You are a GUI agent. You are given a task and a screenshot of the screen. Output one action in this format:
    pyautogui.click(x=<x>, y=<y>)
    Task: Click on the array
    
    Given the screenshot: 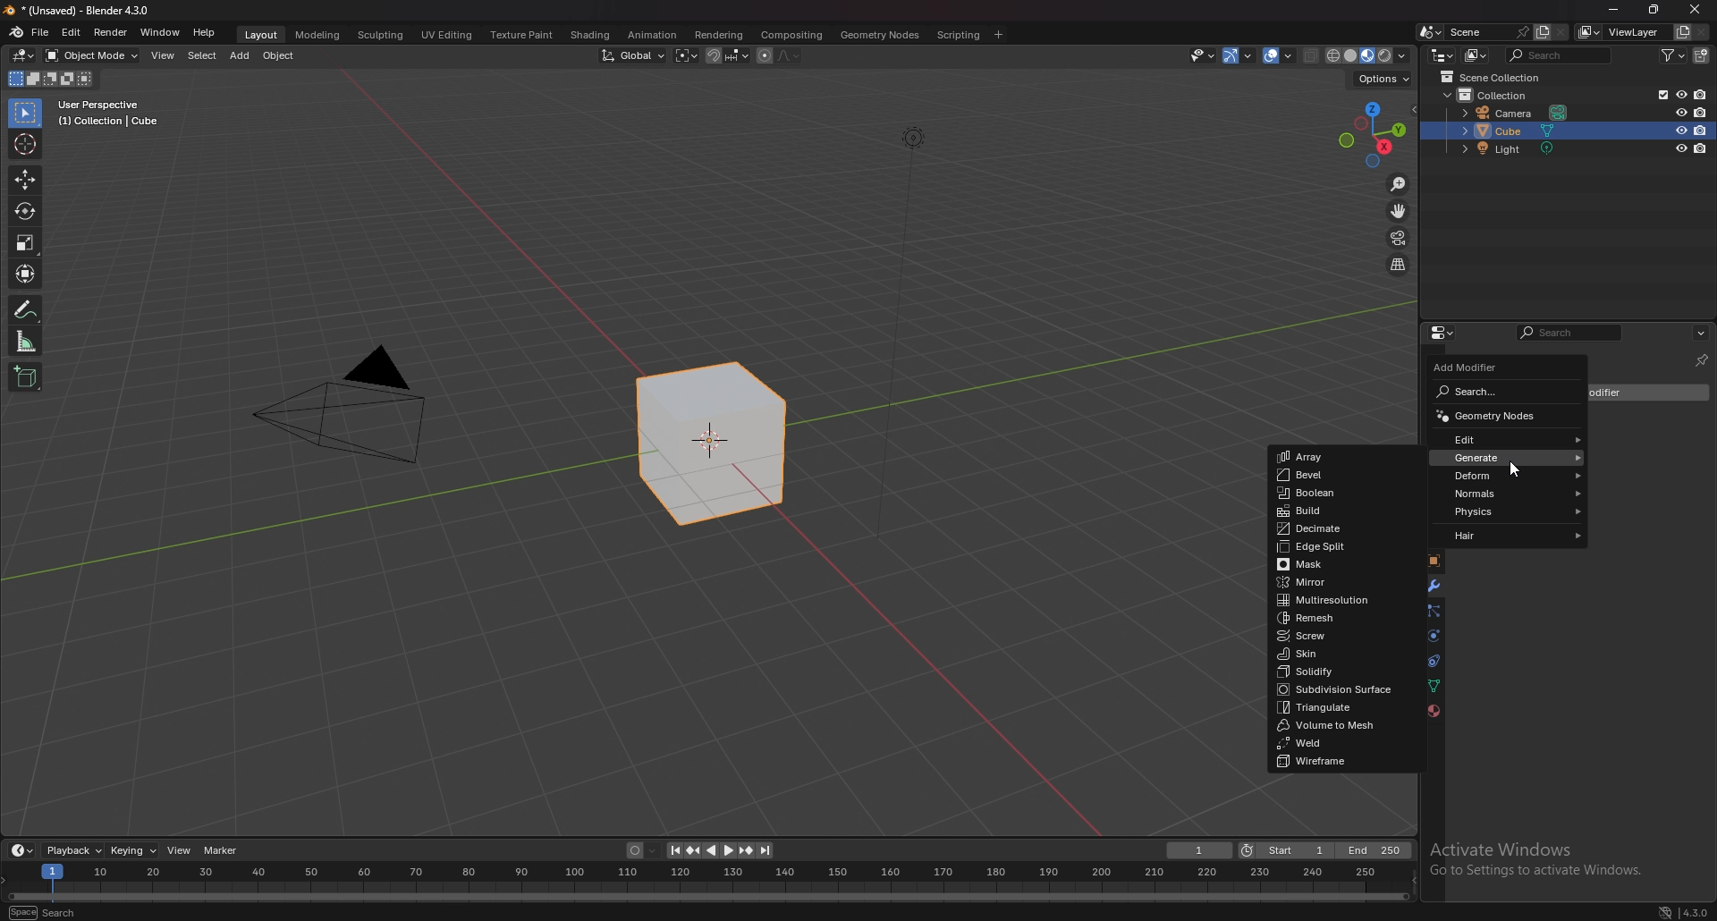 What is the action you would take?
    pyautogui.click(x=1349, y=455)
    